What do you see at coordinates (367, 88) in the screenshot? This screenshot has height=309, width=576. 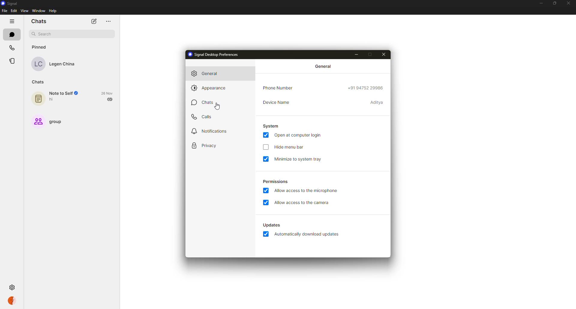 I see `phone number` at bounding box center [367, 88].